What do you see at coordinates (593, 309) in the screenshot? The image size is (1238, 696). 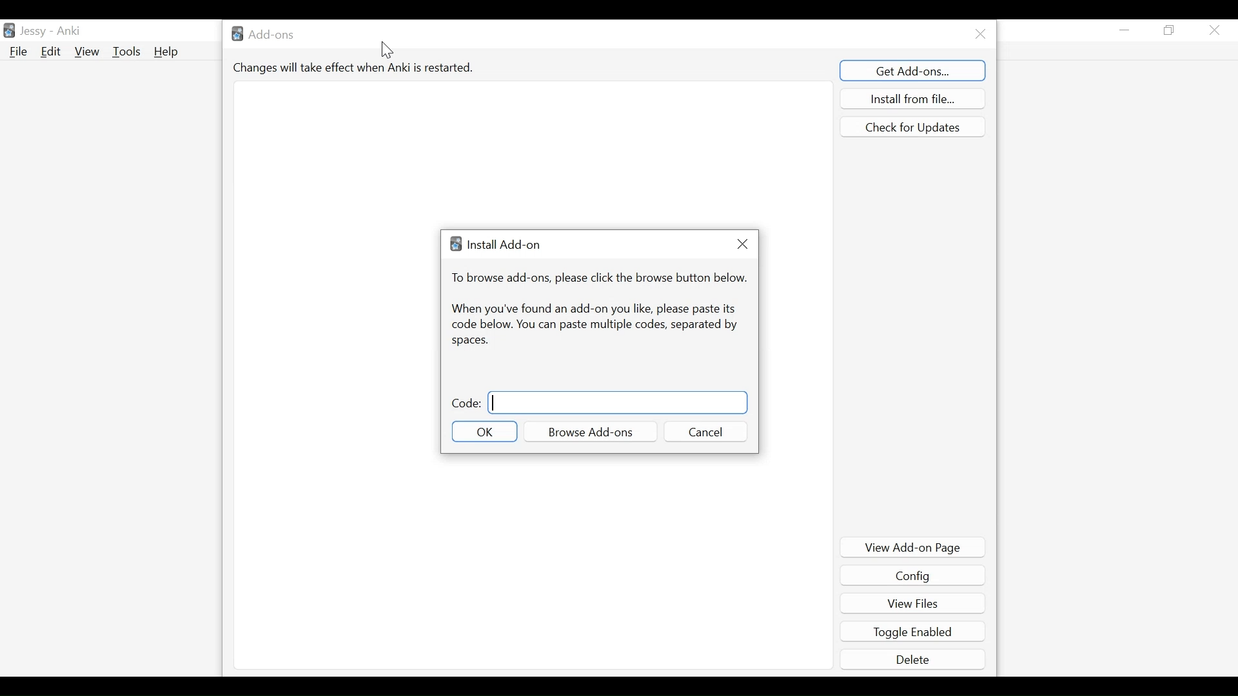 I see `When you have found an add-on you like, please paste its` at bounding box center [593, 309].